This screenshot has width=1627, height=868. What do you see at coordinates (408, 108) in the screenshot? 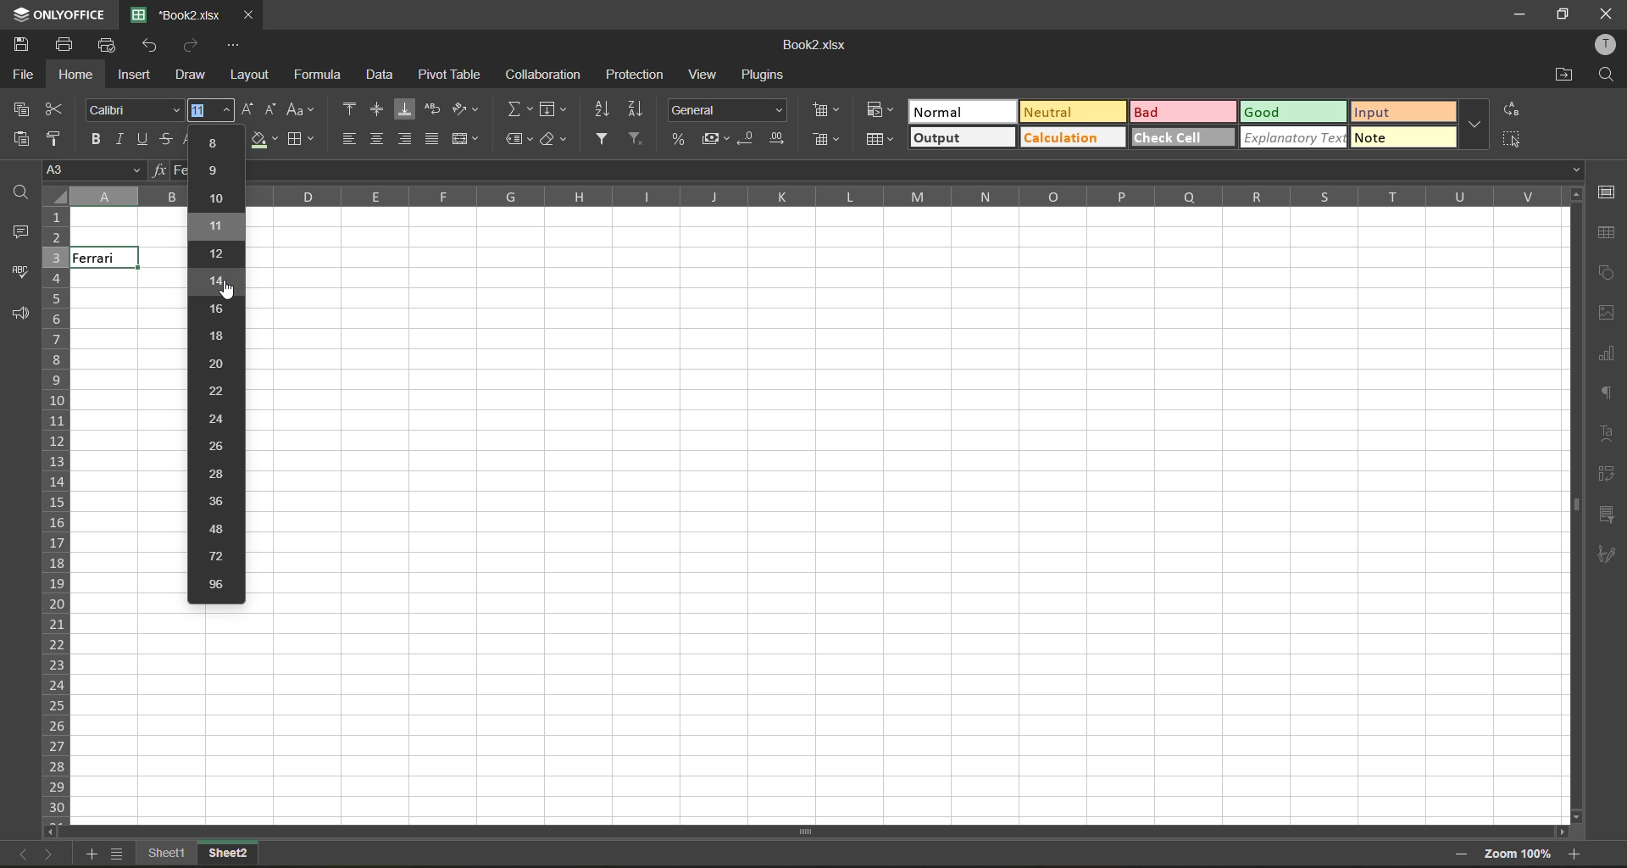
I see `align bottom` at bounding box center [408, 108].